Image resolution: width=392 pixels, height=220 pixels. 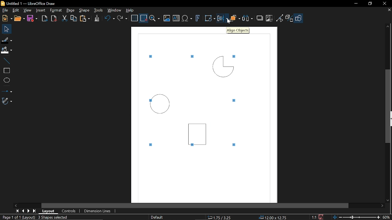 What do you see at coordinates (16, 10) in the screenshot?
I see `Edit` at bounding box center [16, 10].